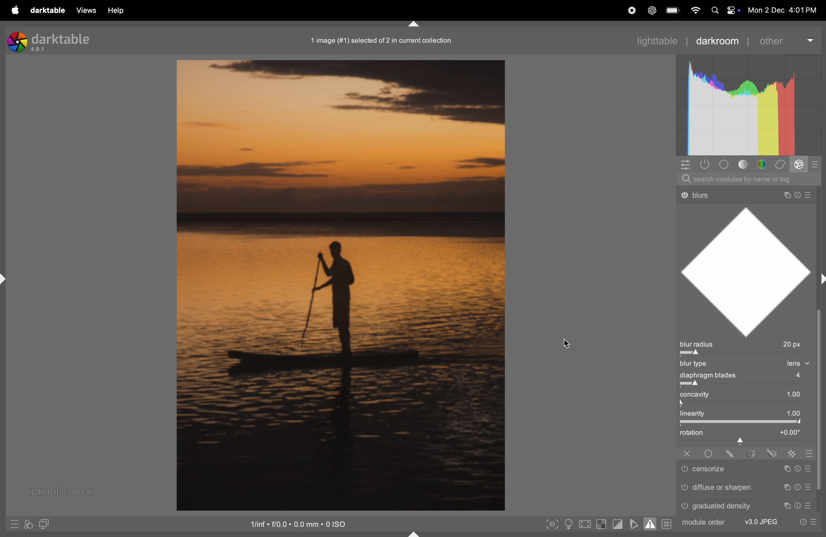 Image resolution: width=826 pixels, height=537 pixels. What do you see at coordinates (651, 523) in the screenshot?
I see `toggle gamut checking` at bounding box center [651, 523].